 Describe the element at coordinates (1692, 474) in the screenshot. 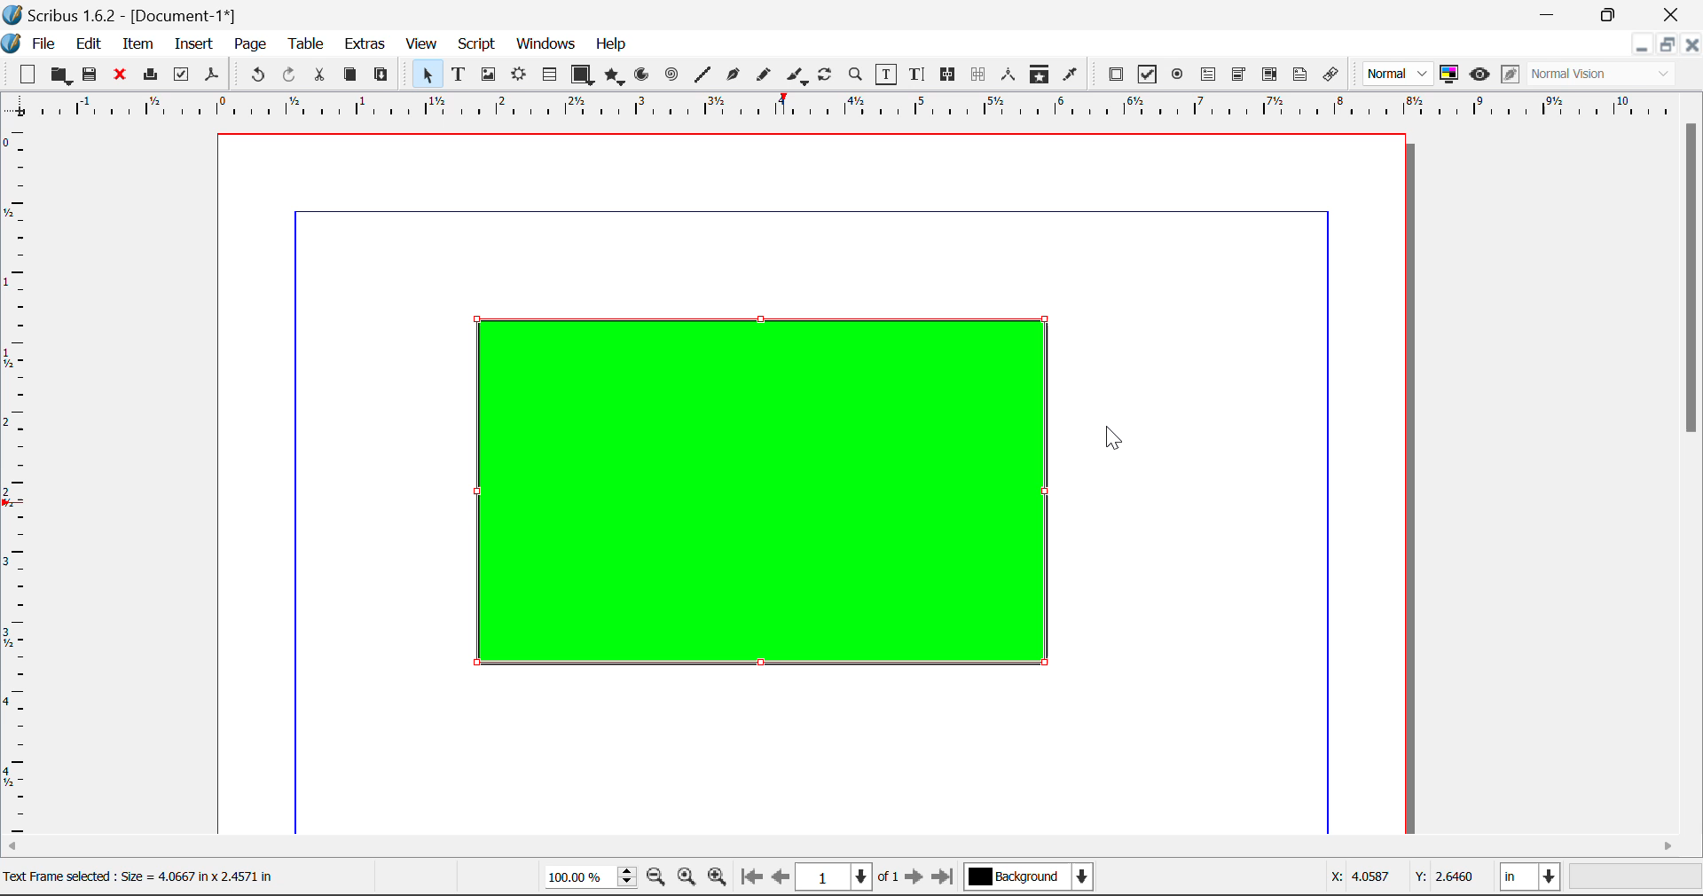

I see `Scroll Bar` at that location.